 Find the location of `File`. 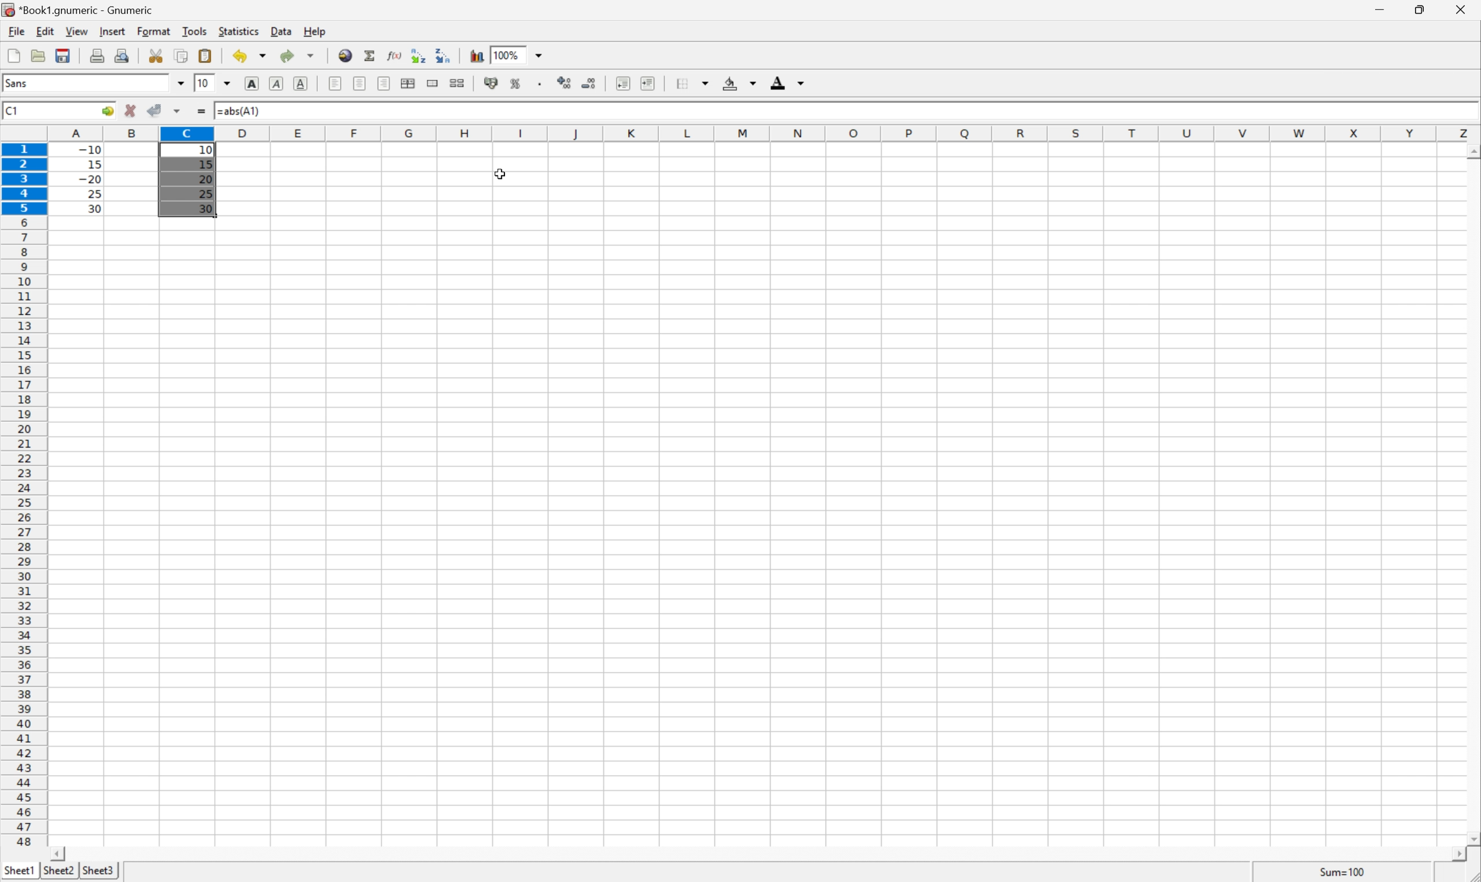

File is located at coordinates (15, 31).